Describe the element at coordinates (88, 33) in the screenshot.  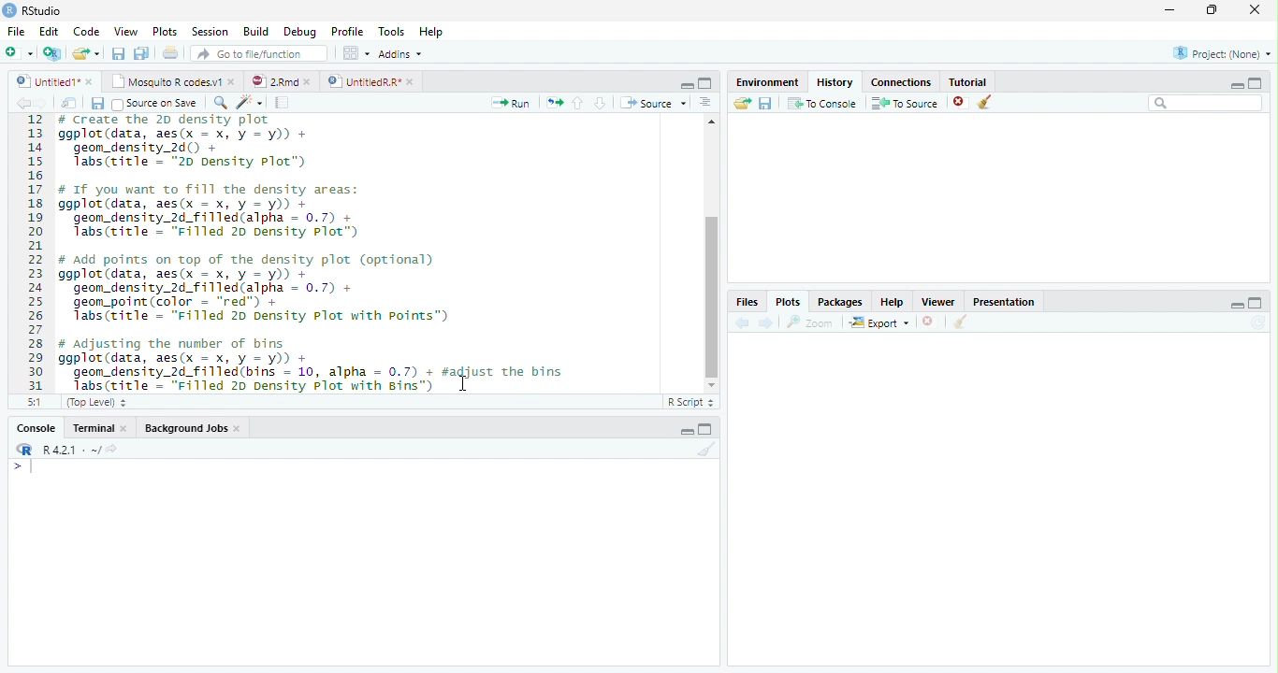
I see `Code` at that location.